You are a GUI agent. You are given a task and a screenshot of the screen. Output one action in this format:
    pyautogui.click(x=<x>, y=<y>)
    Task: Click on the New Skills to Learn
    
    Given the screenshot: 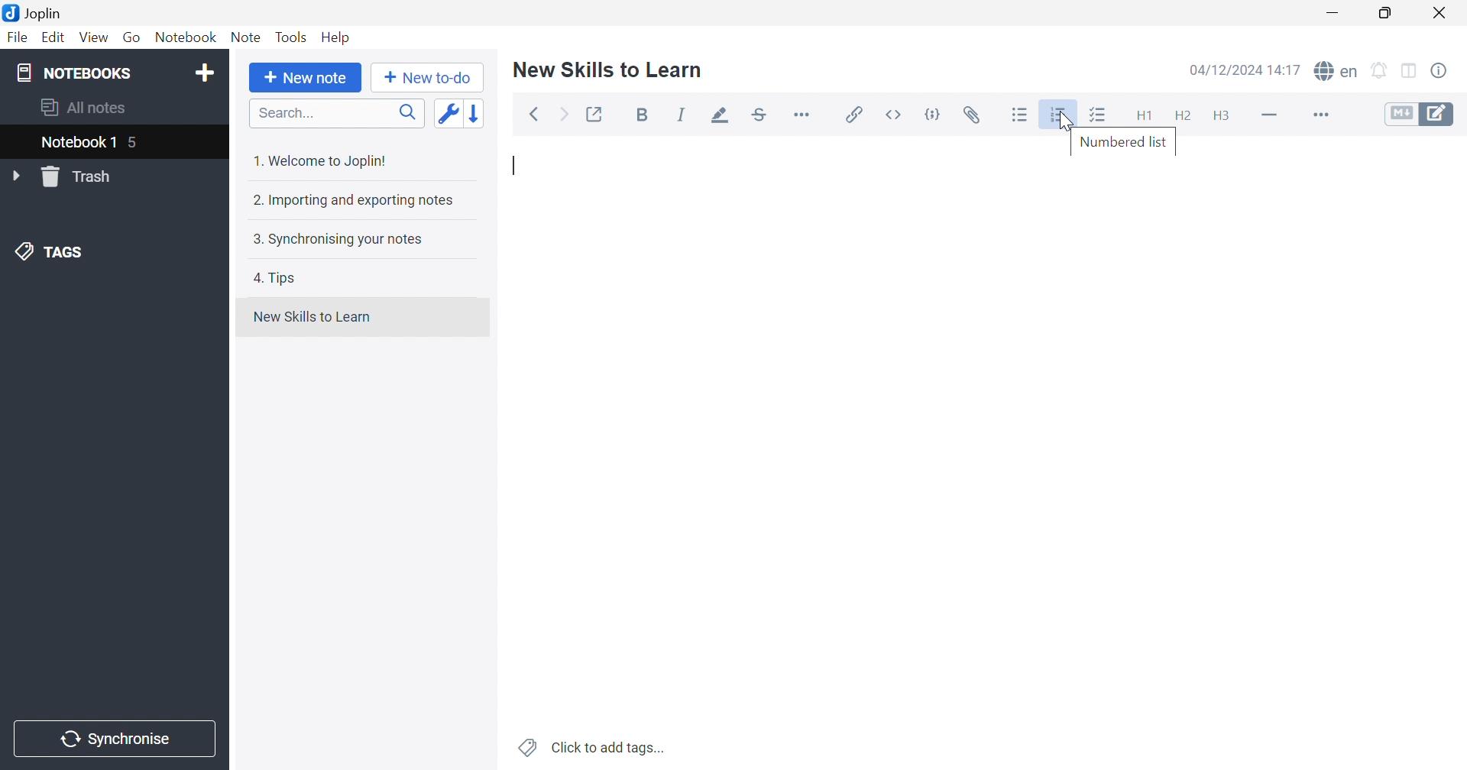 What is the action you would take?
    pyautogui.click(x=608, y=69)
    